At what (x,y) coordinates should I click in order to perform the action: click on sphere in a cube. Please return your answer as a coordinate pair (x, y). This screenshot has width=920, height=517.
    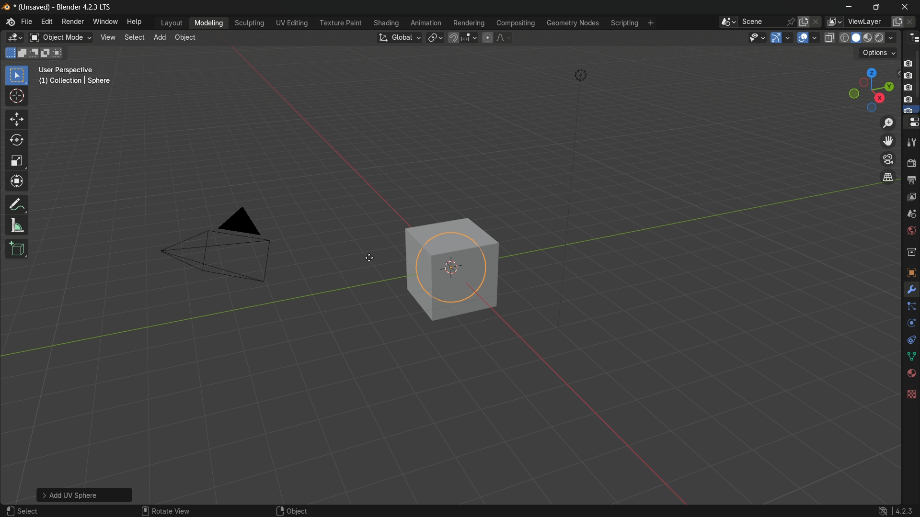
    Looking at the image, I should click on (452, 266).